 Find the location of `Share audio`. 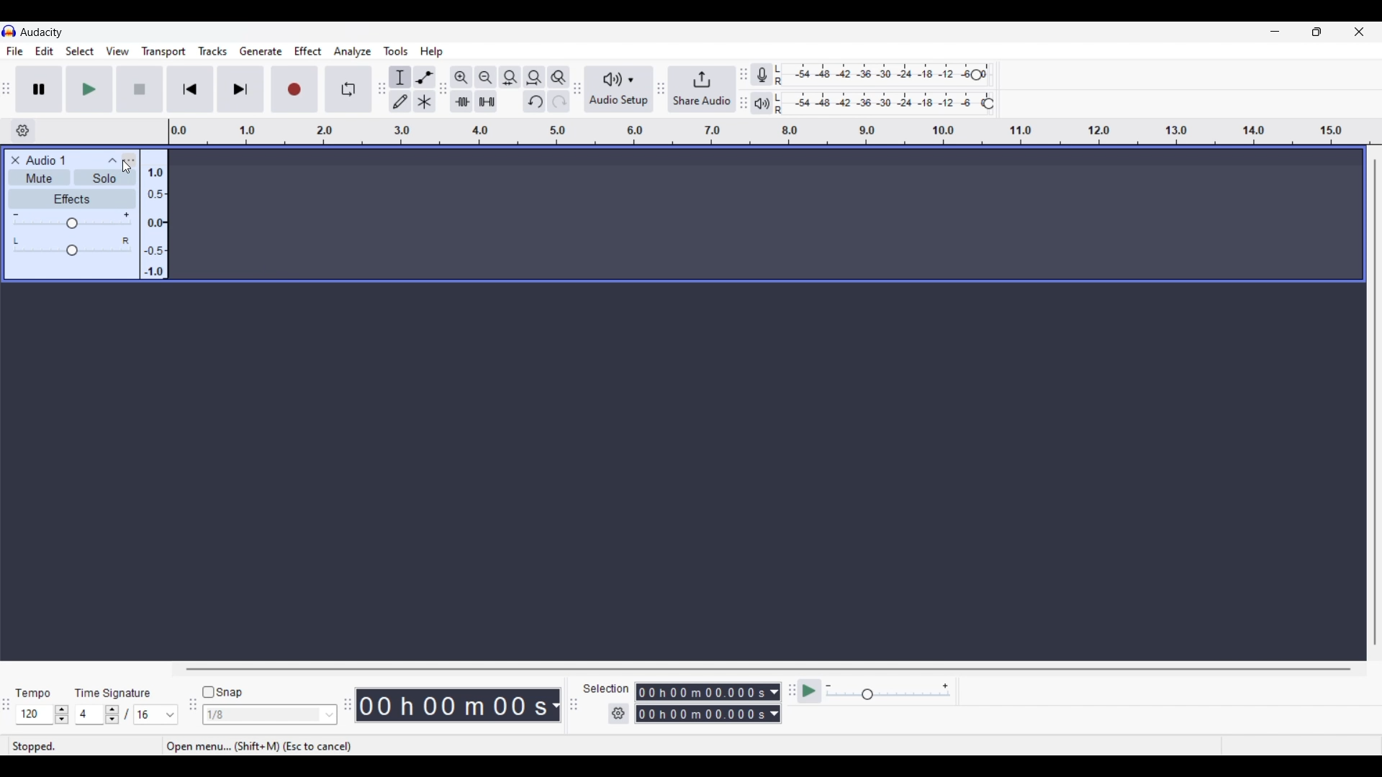

Share audio is located at coordinates (702, 89).